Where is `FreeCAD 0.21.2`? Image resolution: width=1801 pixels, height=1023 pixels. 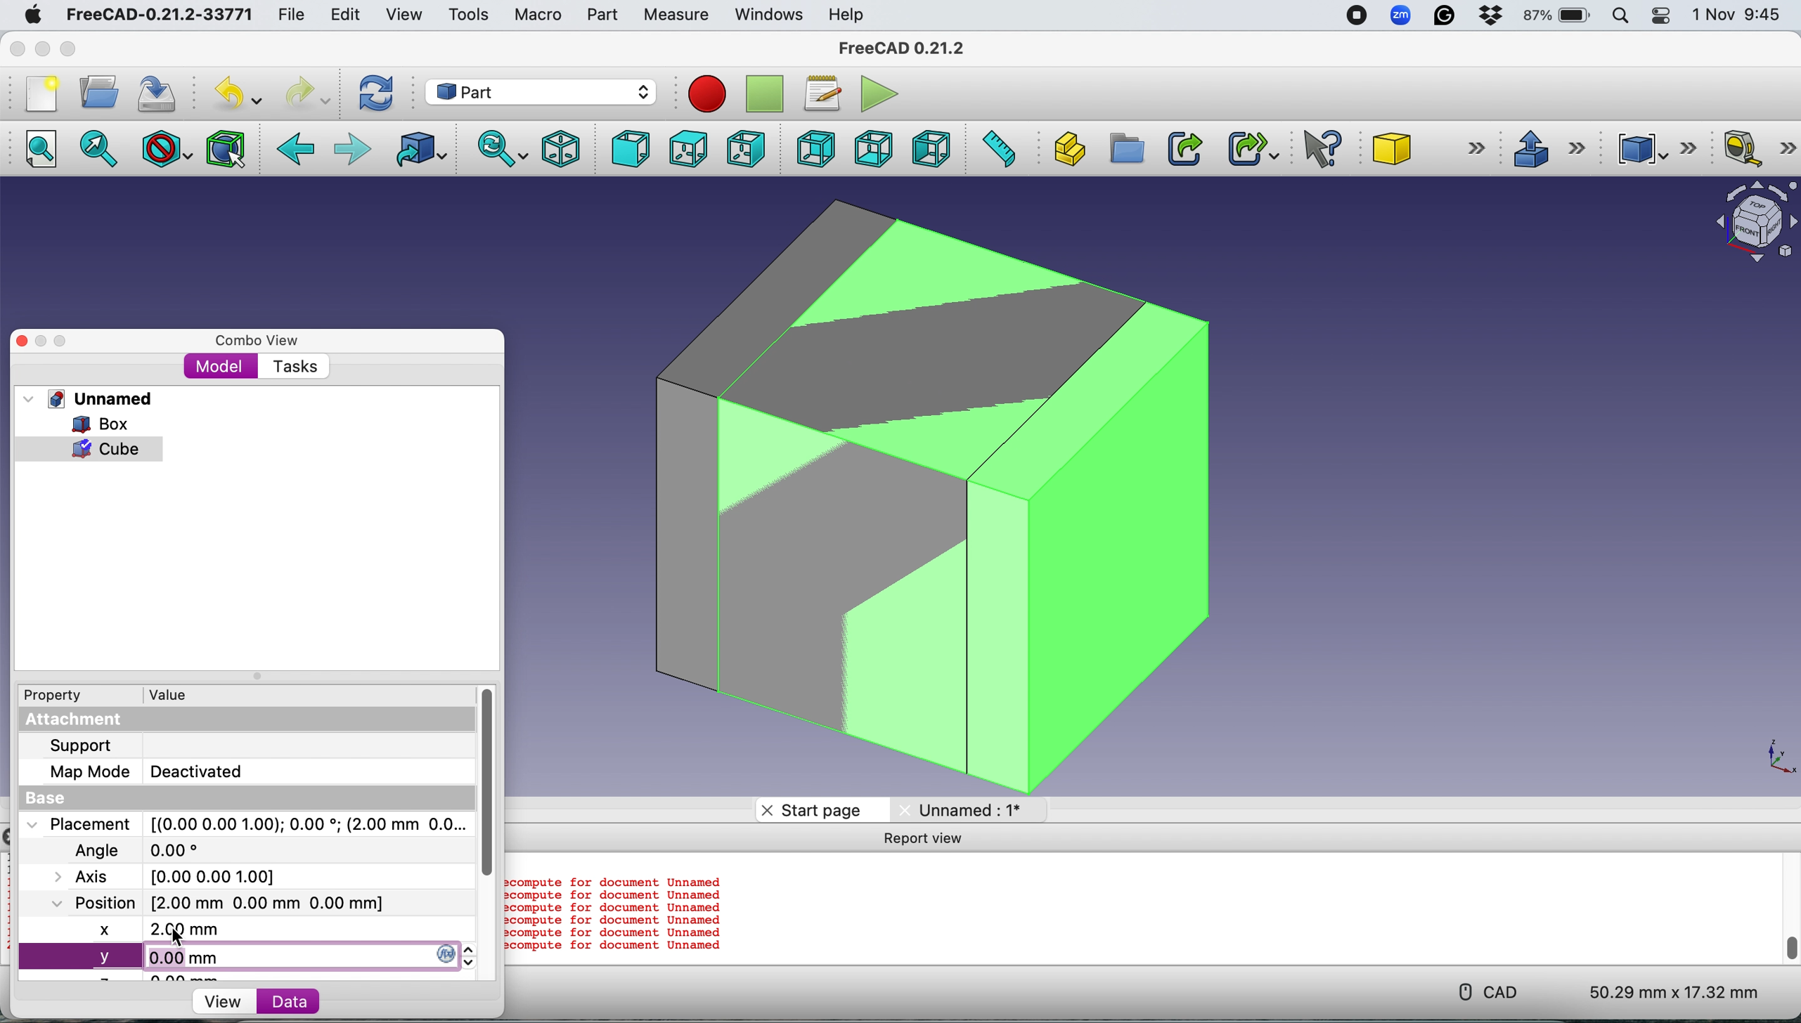
FreeCAD 0.21.2 is located at coordinates (904, 50).